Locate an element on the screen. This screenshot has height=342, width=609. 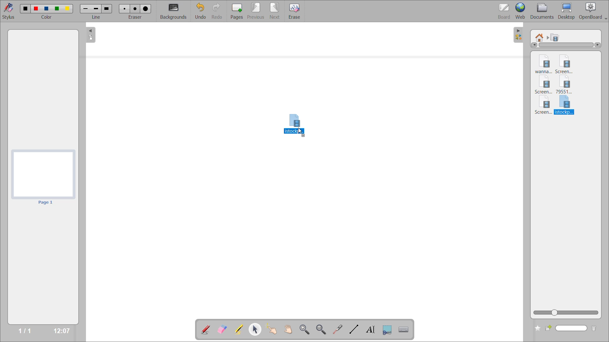
highlight is located at coordinates (238, 328).